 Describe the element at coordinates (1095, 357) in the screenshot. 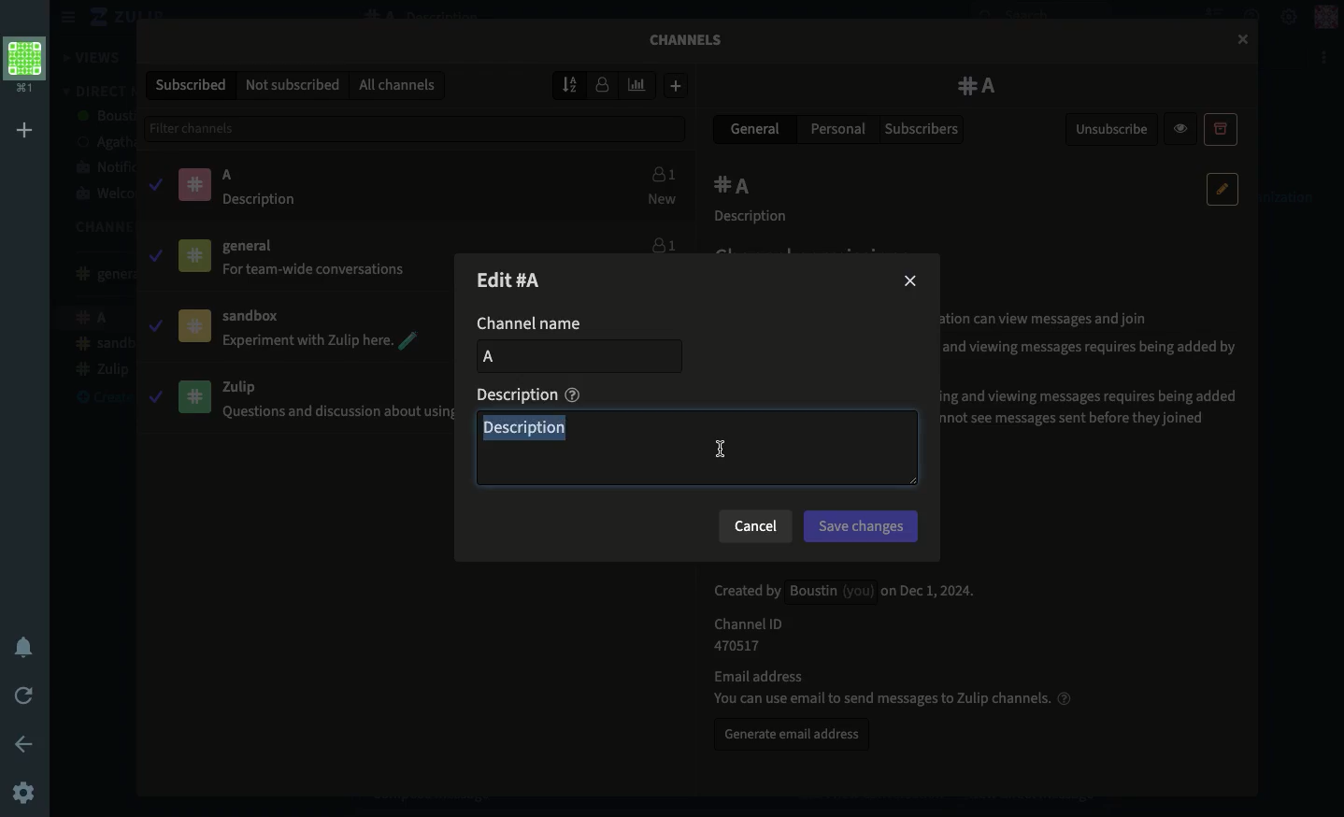

I see `O Private, shared history: Joining and viewing messages requires being added by
a subscriber` at that location.